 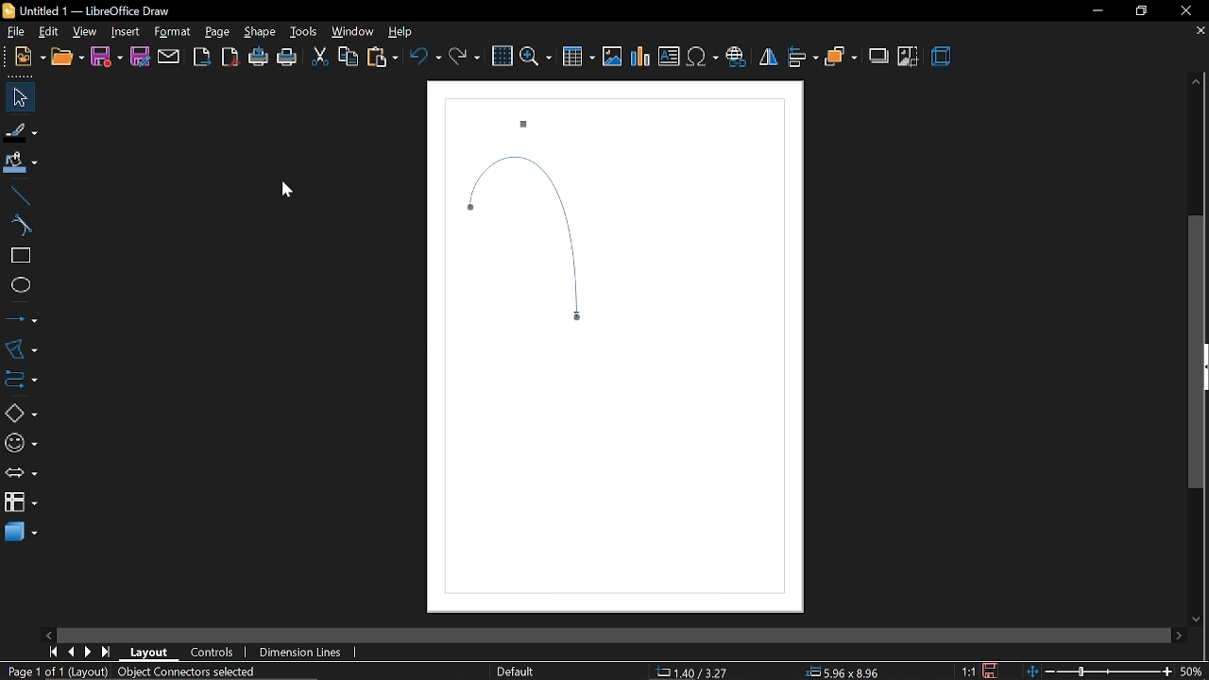 I want to click on Untitled 1 - LibreOffice Draw, so click(x=88, y=10).